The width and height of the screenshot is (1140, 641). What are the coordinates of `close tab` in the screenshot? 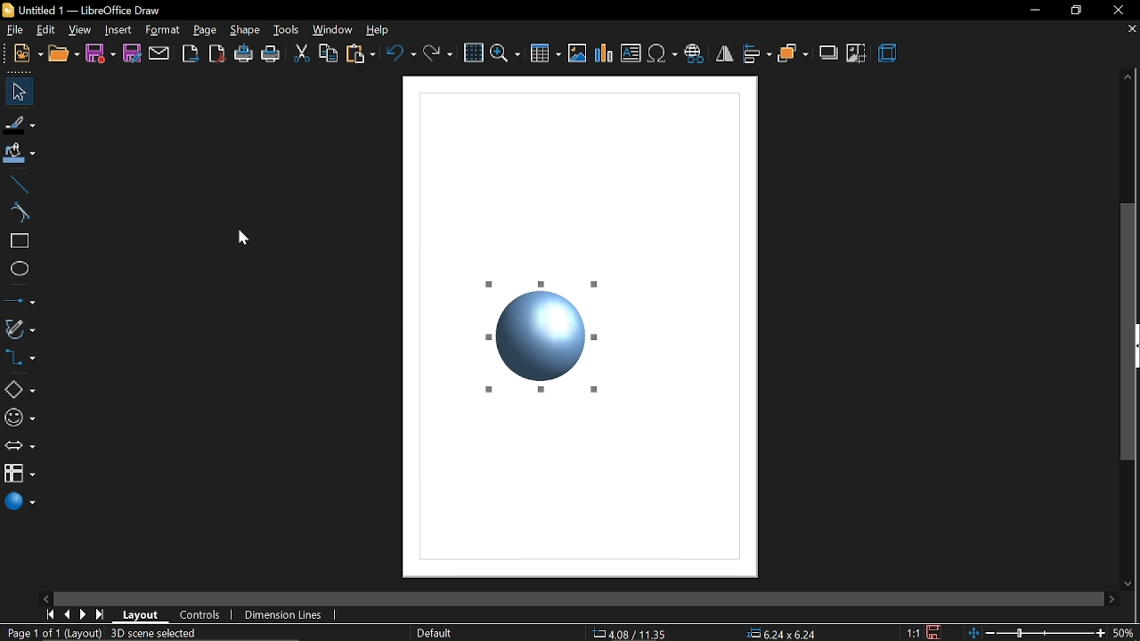 It's located at (1129, 29).